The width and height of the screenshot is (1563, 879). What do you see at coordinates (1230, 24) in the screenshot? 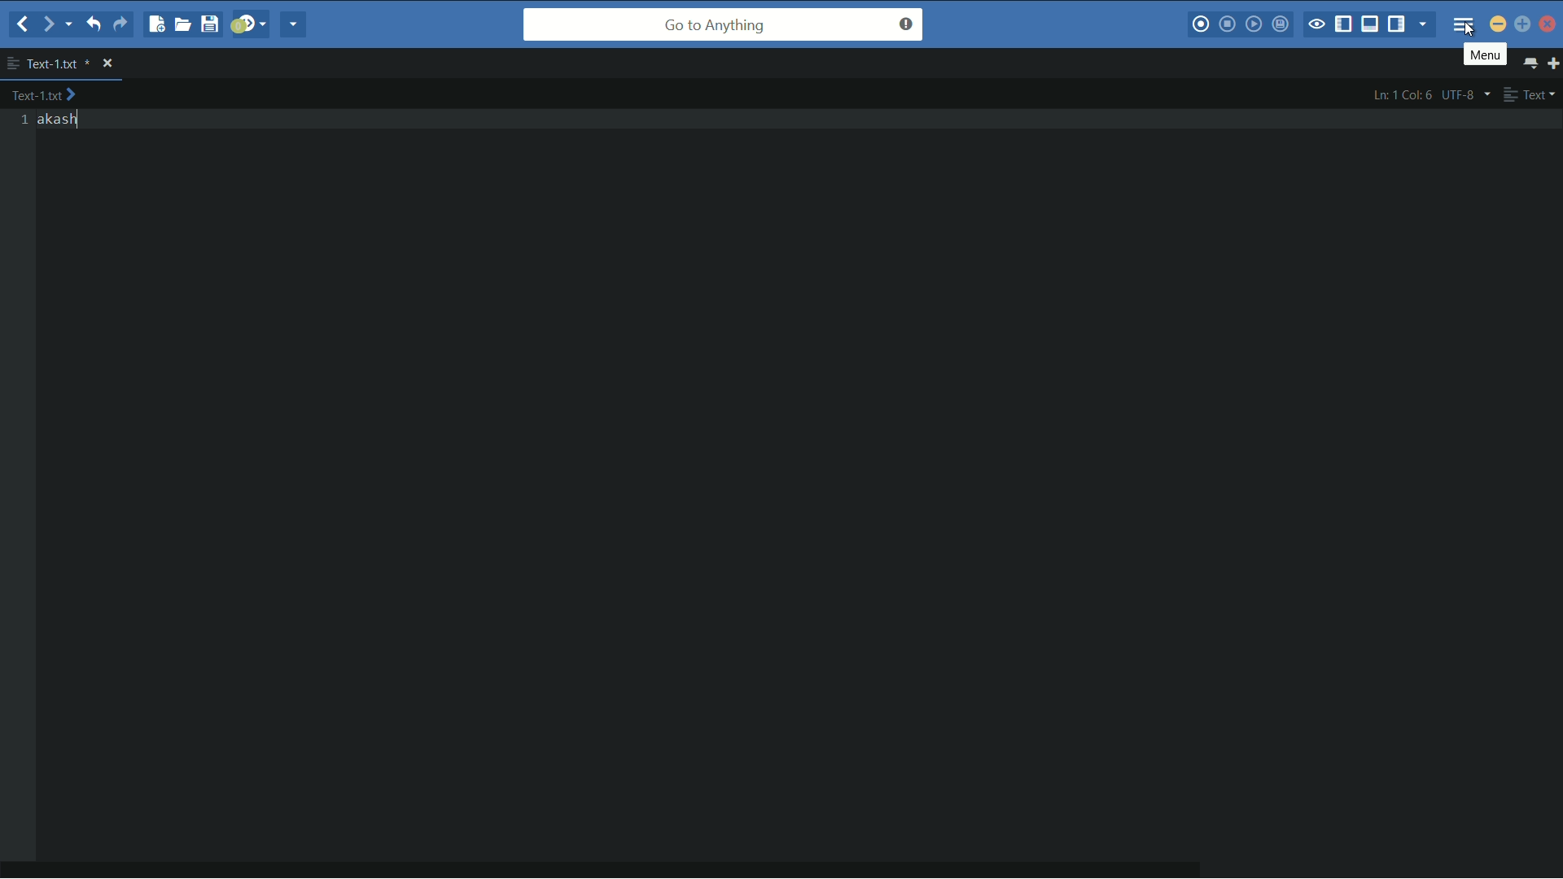
I see `stop macro` at bounding box center [1230, 24].